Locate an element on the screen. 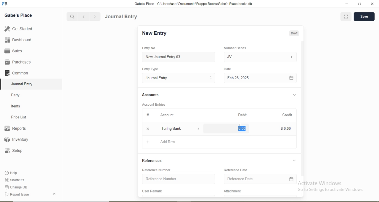 This screenshot has height=202, width=379. Add Row is located at coordinates (168, 141).